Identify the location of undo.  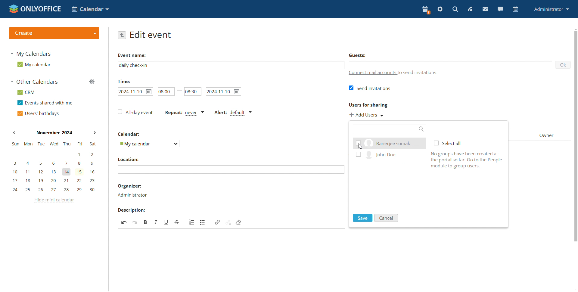
(124, 222).